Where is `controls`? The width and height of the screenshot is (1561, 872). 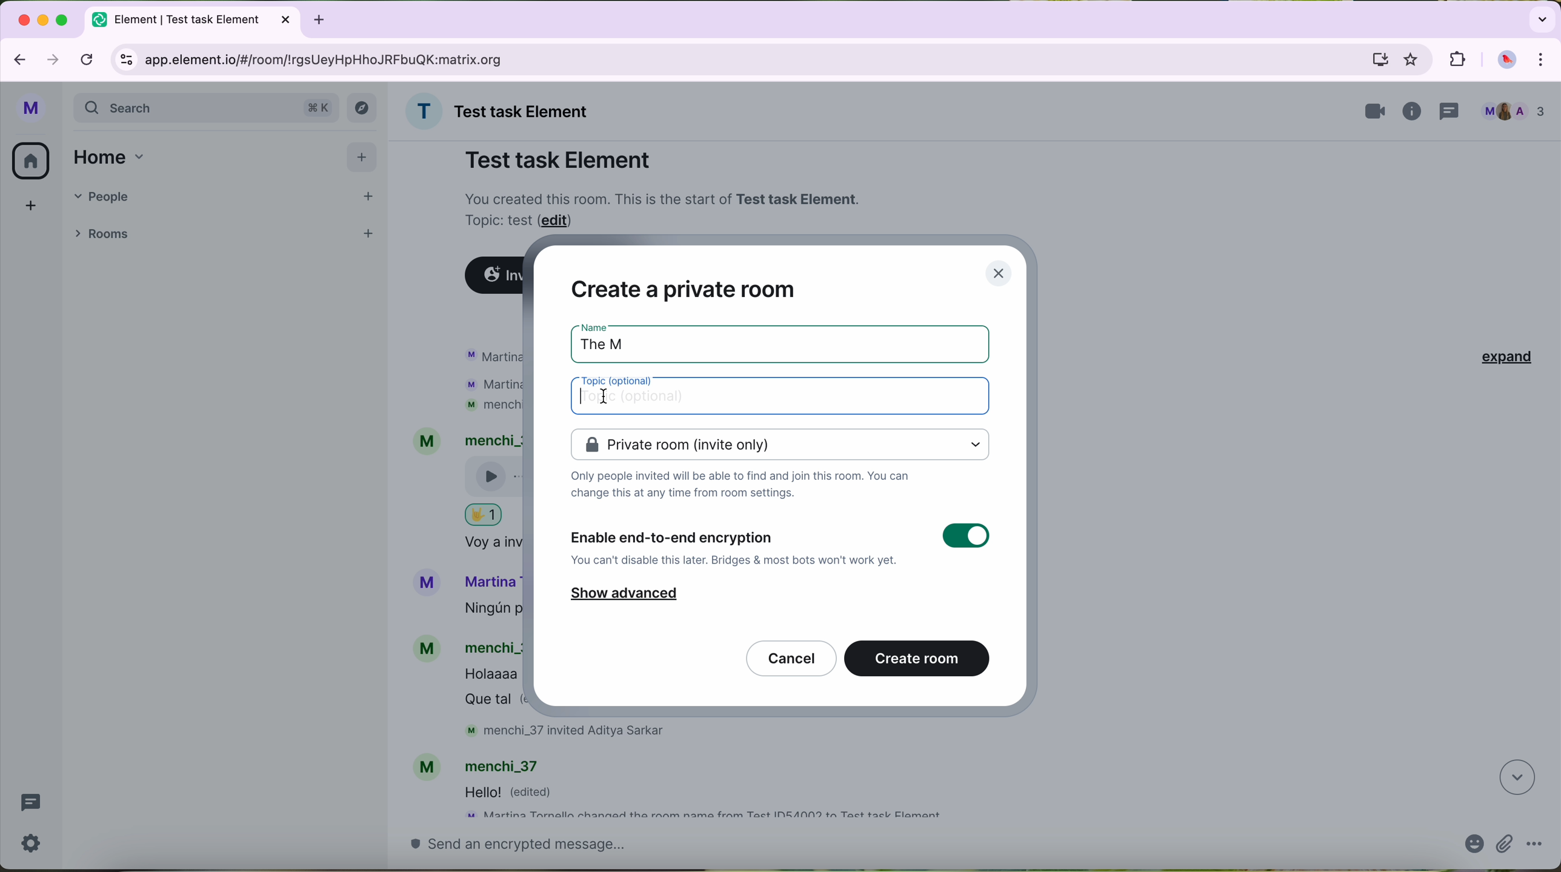
controls is located at coordinates (127, 61).